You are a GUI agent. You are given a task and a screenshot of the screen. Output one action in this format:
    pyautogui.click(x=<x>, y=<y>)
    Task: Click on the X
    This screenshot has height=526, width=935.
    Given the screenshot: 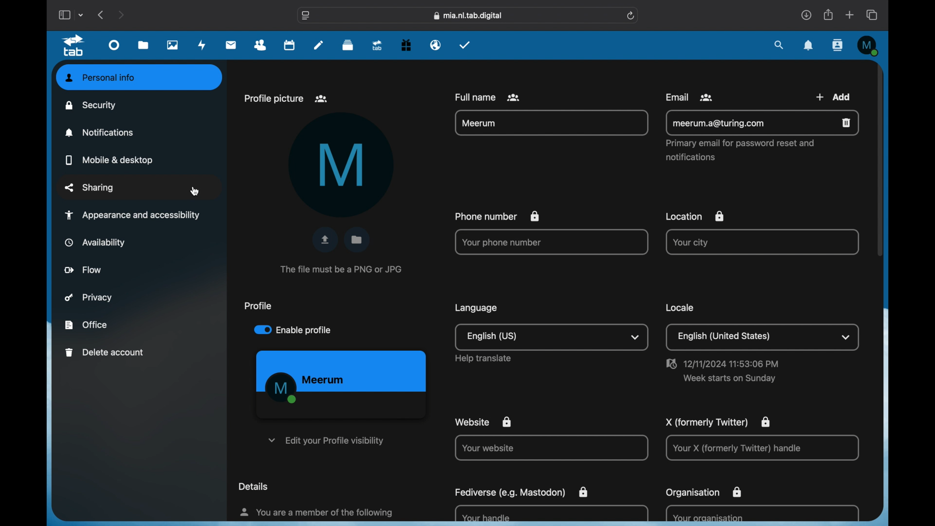 What is the action you would take?
    pyautogui.click(x=720, y=424)
    